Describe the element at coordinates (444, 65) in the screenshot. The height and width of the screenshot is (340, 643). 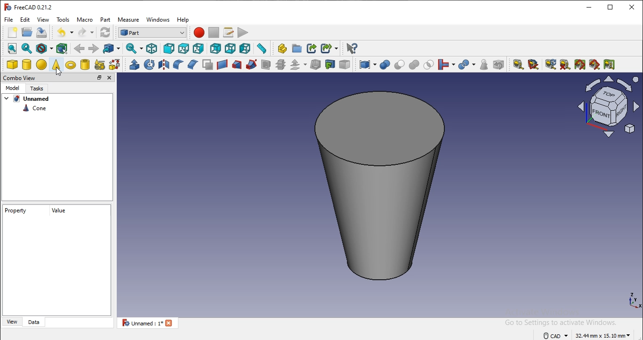
I see `join objects` at that location.